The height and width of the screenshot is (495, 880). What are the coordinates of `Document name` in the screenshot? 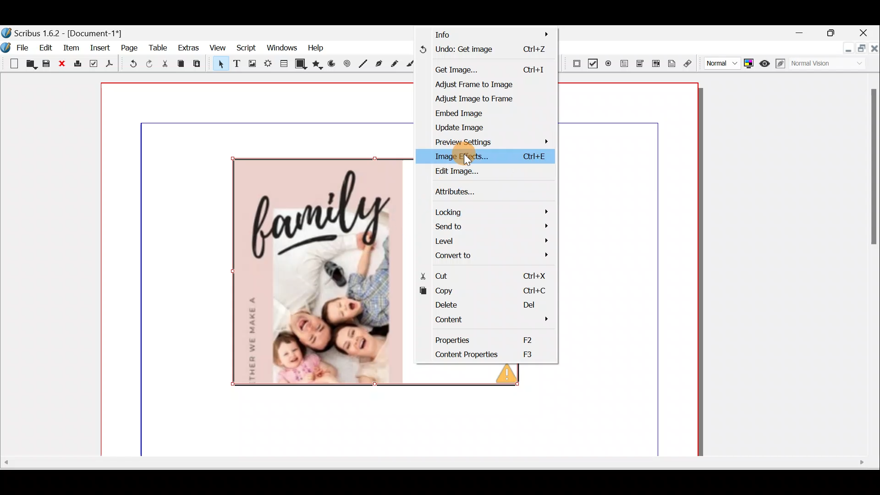 It's located at (63, 32).